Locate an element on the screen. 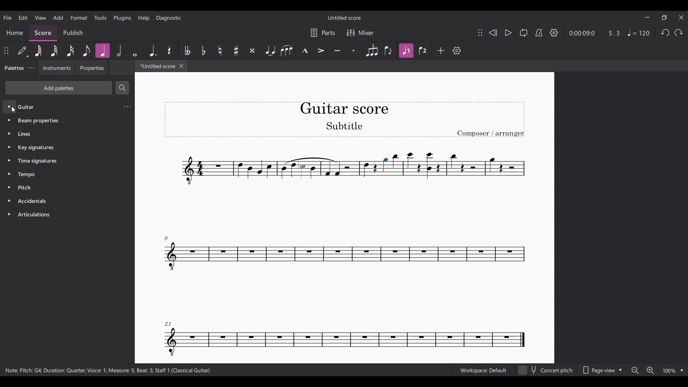  Close tab is located at coordinates (182, 66).